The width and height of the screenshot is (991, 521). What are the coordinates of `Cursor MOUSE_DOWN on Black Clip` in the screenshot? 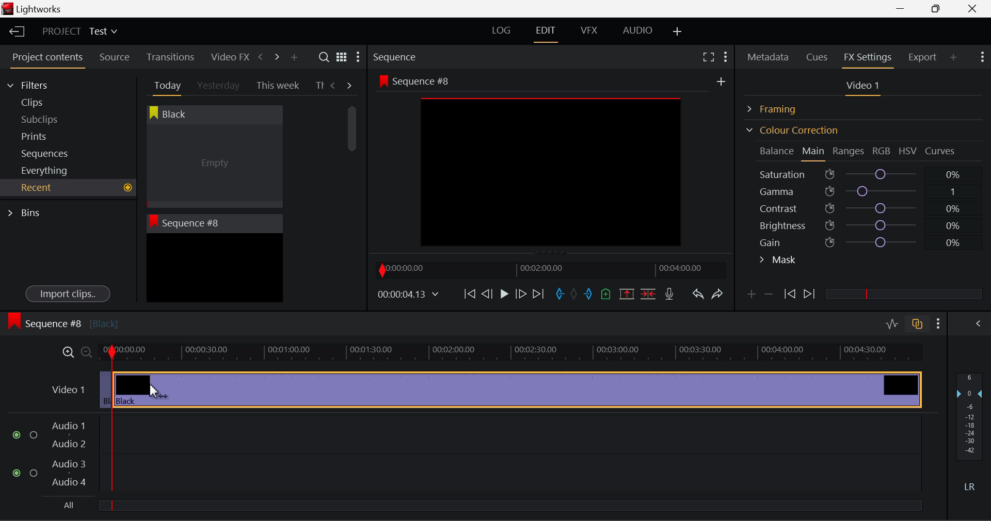 It's located at (213, 166).